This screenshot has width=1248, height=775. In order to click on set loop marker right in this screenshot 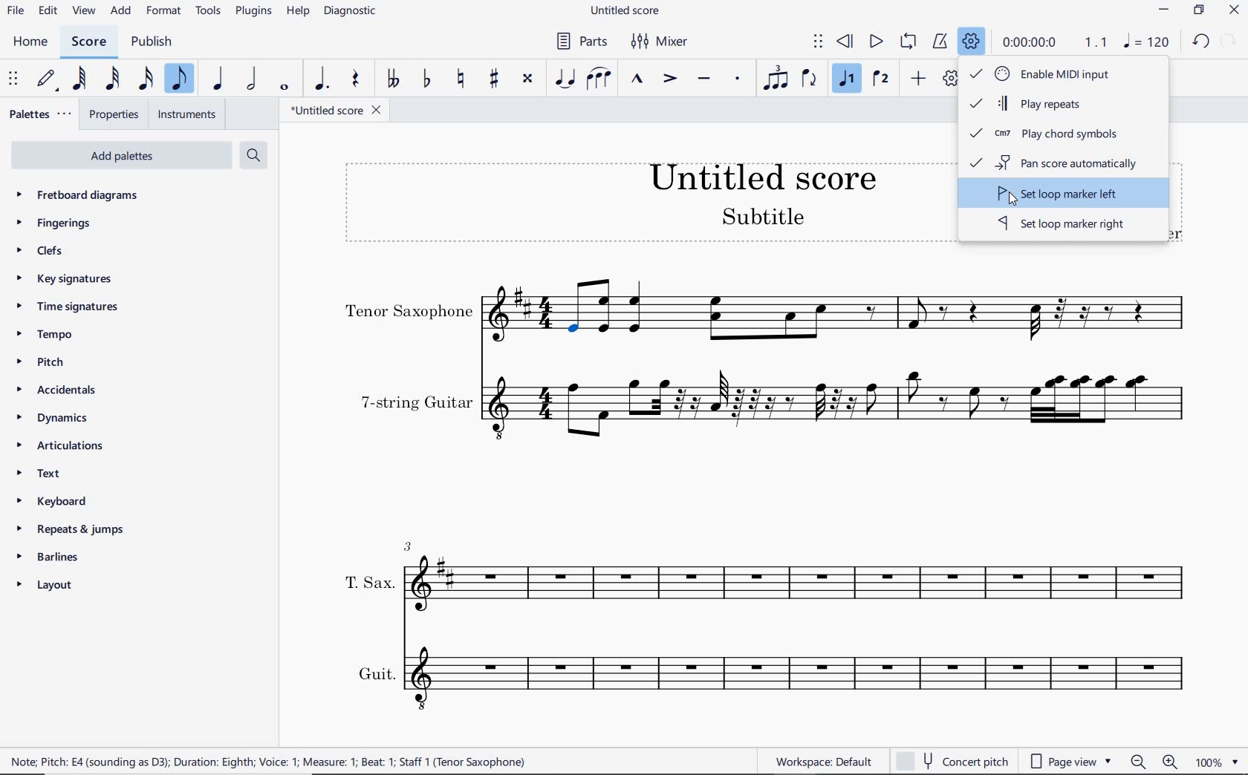, I will do `click(1063, 226)`.